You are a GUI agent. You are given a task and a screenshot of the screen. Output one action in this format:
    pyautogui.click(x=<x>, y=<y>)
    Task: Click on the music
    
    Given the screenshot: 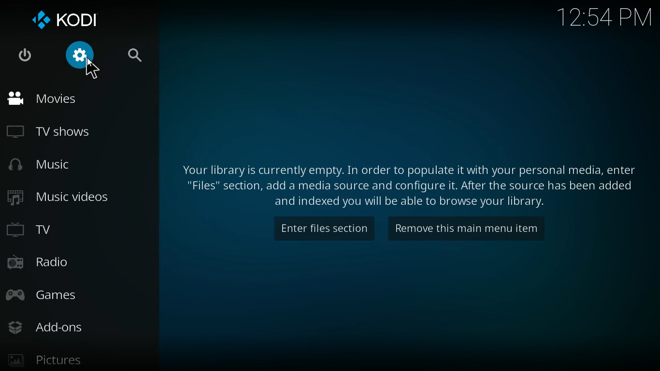 What is the action you would take?
    pyautogui.click(x=60, y=166)
    